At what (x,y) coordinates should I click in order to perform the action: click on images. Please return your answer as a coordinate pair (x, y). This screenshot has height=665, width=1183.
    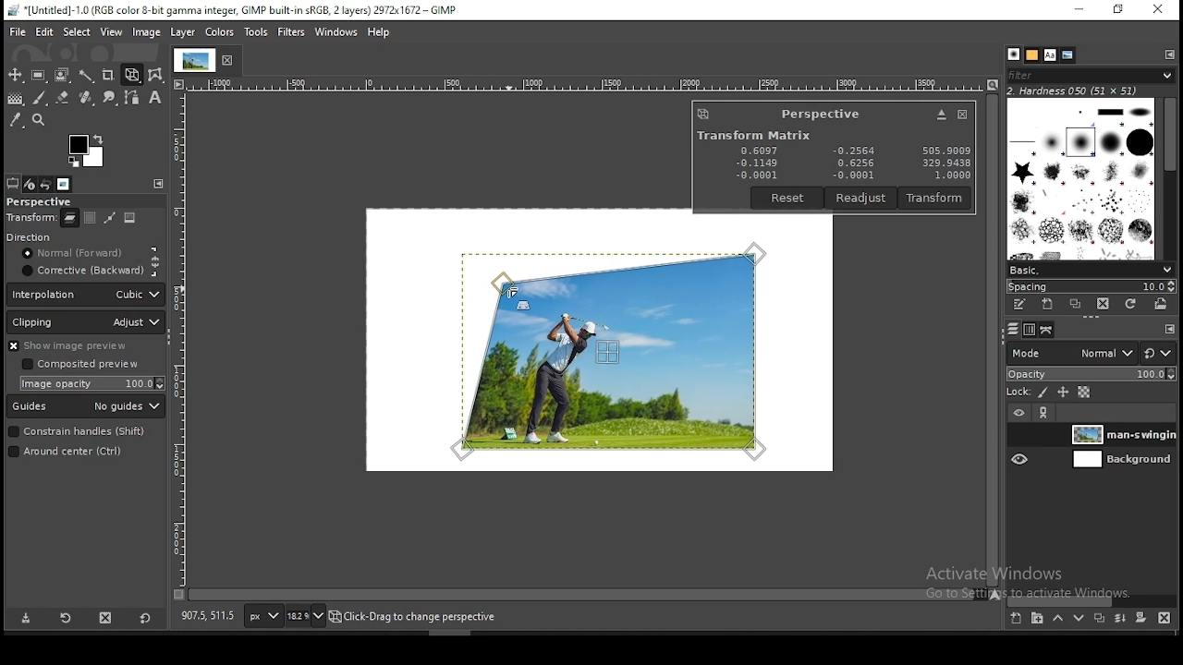
    Looking at the image, I should click on (64, 184).